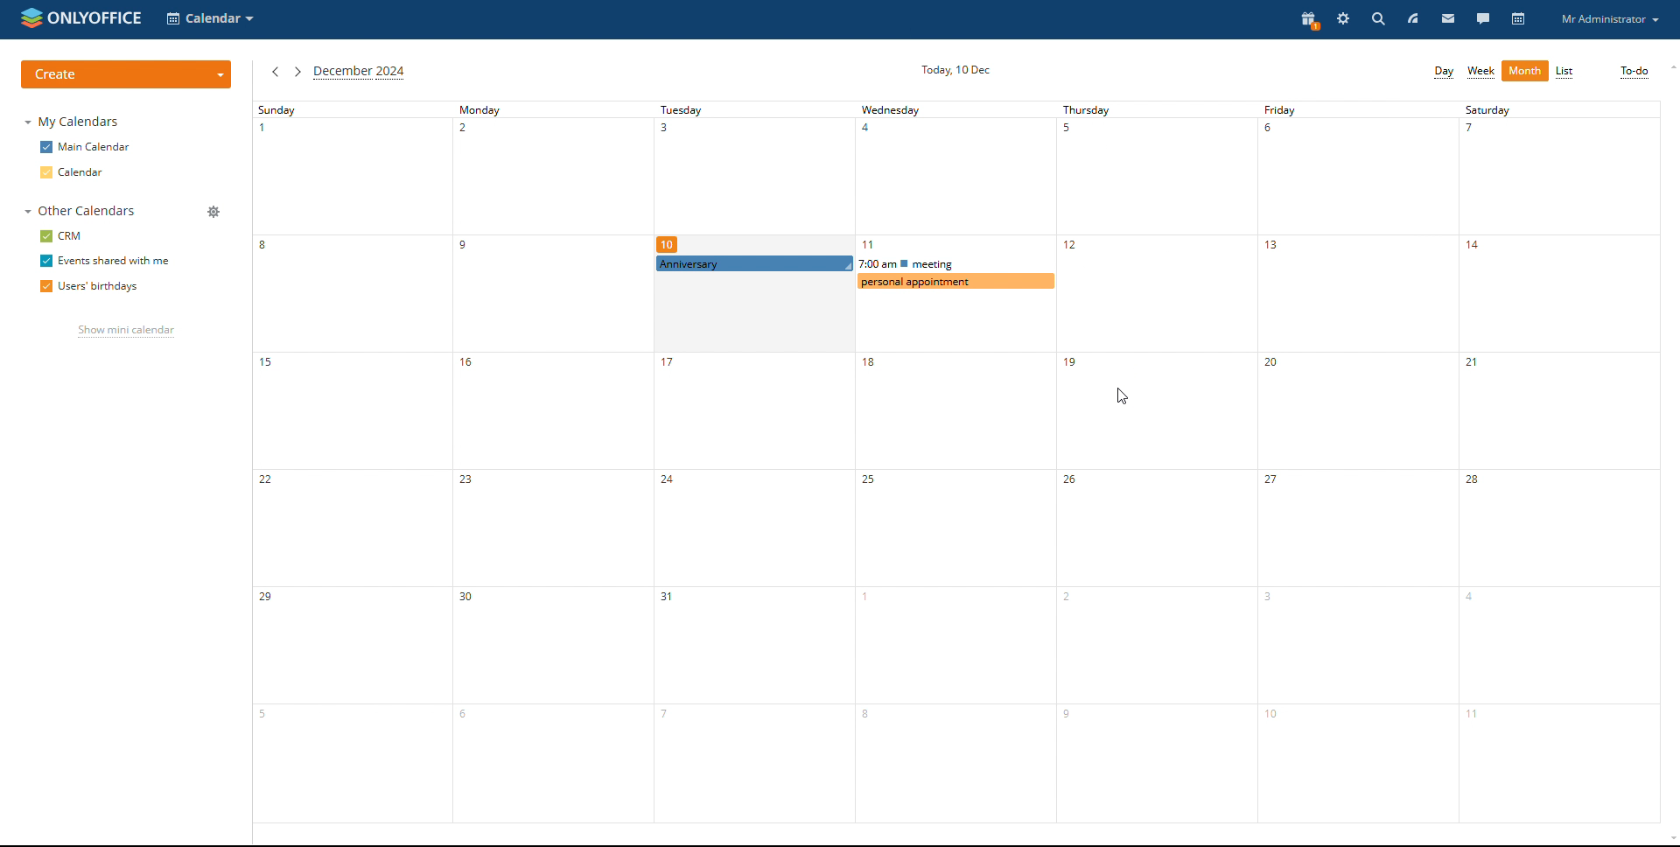 The height and width of the screenshot is (847, 1680). I want to click on friday, so click(1358, 462).